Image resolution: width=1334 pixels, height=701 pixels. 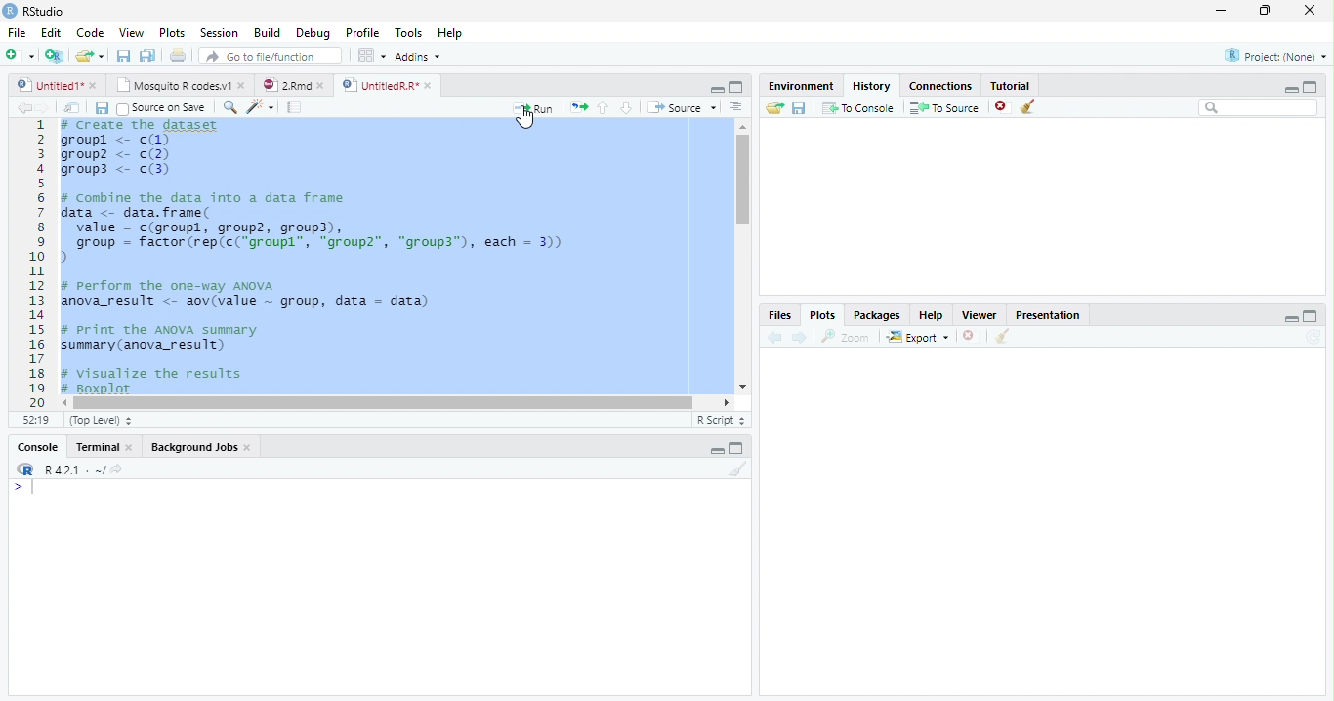 I want to click on R 4.2.1 ~/, so click(x=75, y=470).